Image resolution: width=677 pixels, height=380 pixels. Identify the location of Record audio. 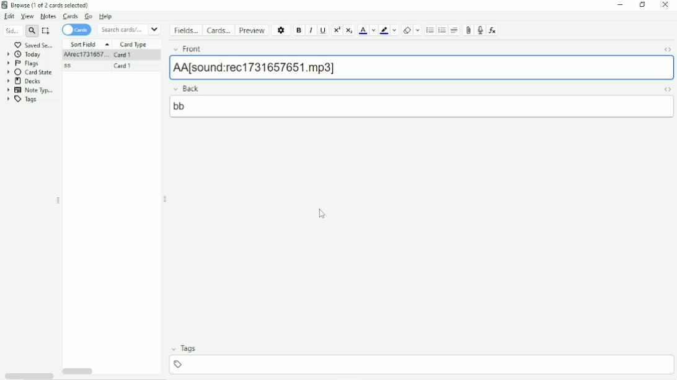
(479, 30).